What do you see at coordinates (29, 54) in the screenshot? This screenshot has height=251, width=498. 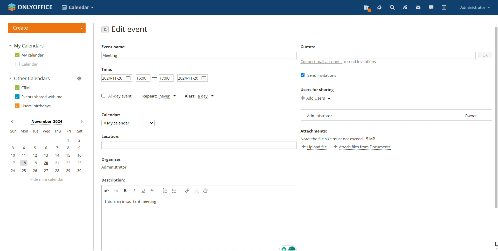 I see `my calendar` at bounding box center [29, 54].